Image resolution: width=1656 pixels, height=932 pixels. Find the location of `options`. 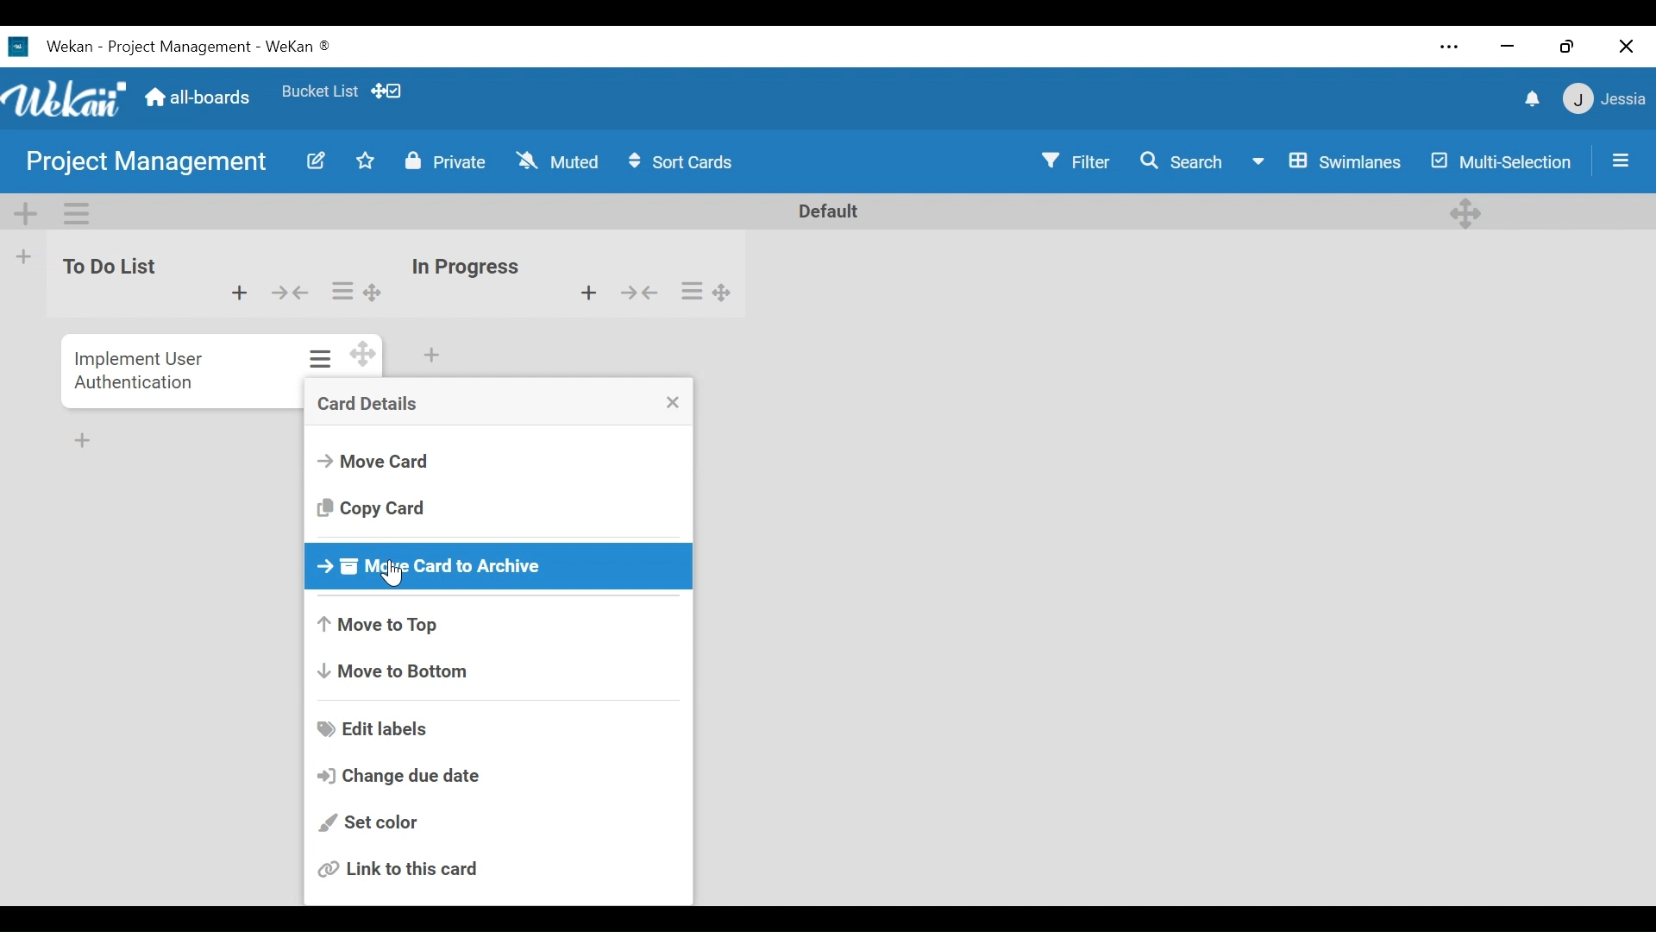

options is located at coordinates (354, 287).